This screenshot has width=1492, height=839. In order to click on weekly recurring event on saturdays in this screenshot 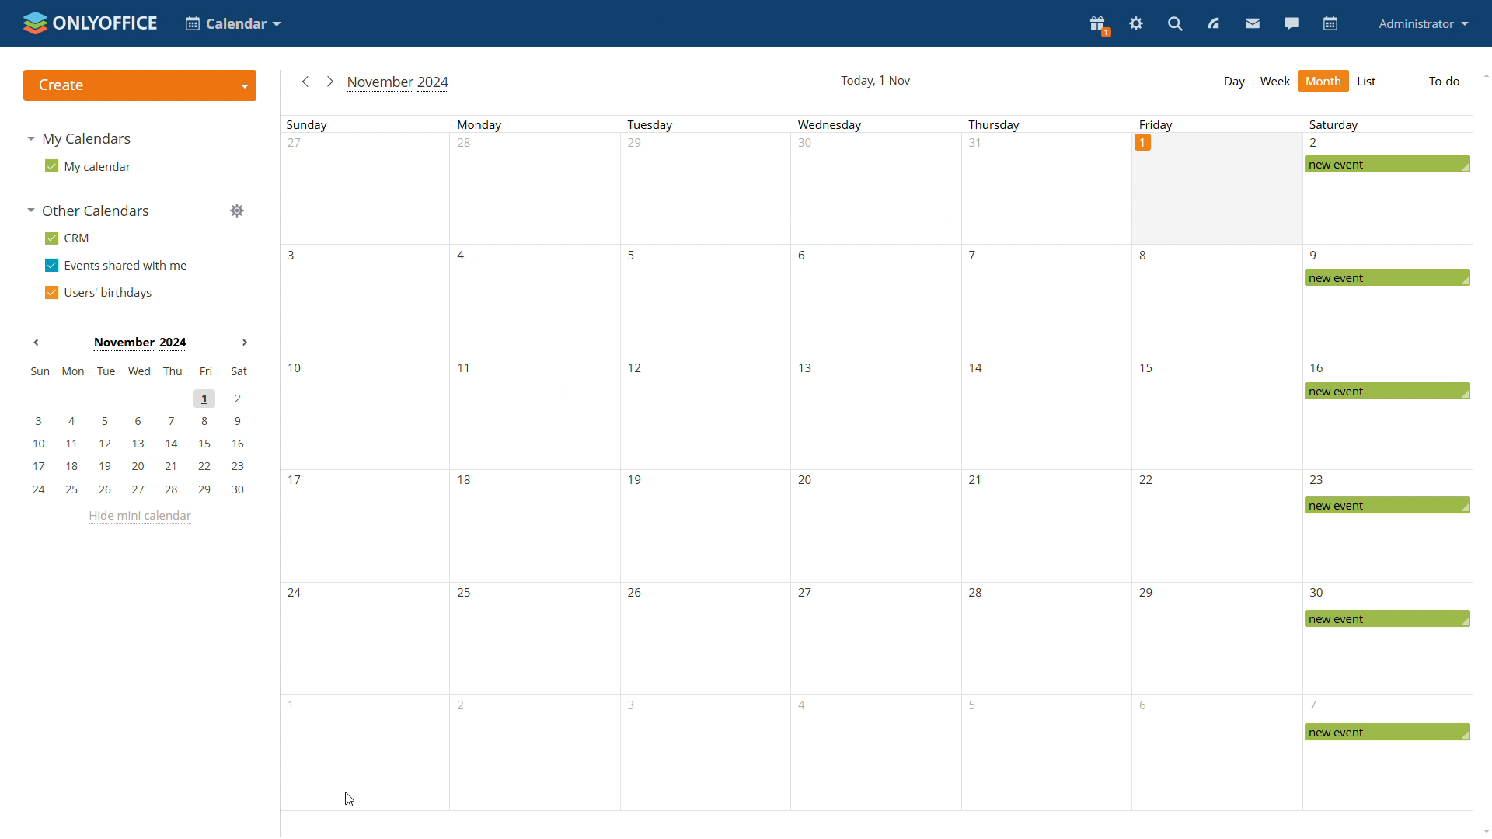, I will do `click(1387, 464)`.